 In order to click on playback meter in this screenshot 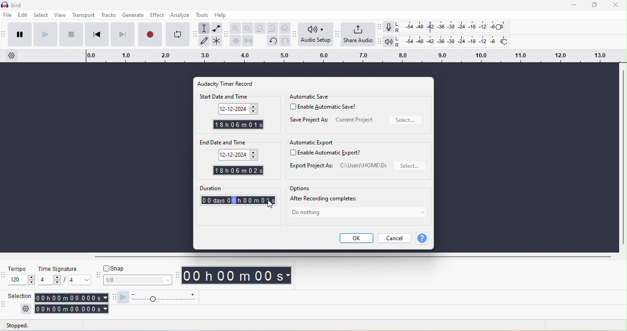, I will do `click(389, 43)`.